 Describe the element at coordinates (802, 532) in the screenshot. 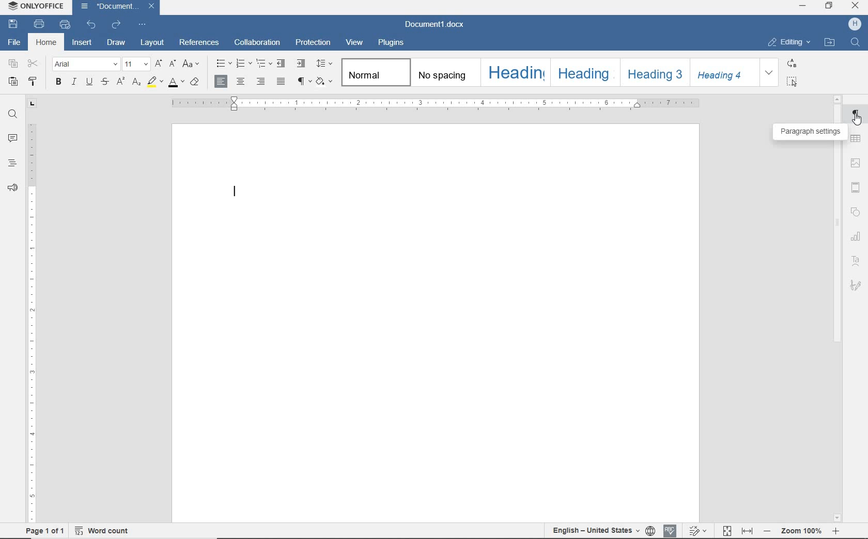

I see `- Zoom 100% +` at that location.